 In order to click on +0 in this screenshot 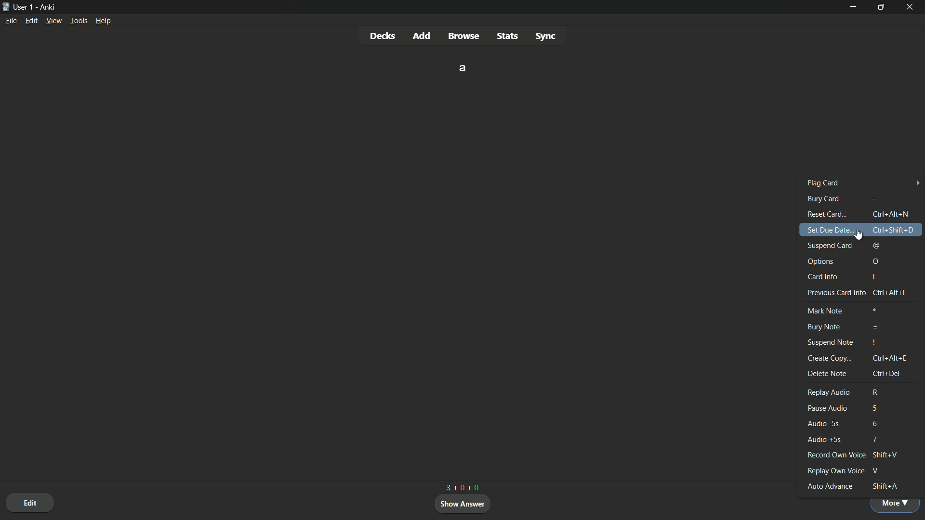, I will do `click(459, 487)`.